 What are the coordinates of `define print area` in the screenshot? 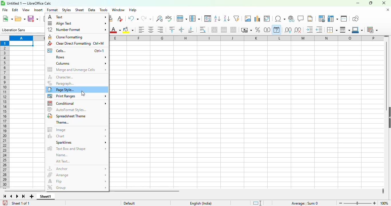 It's located at (322, 19).